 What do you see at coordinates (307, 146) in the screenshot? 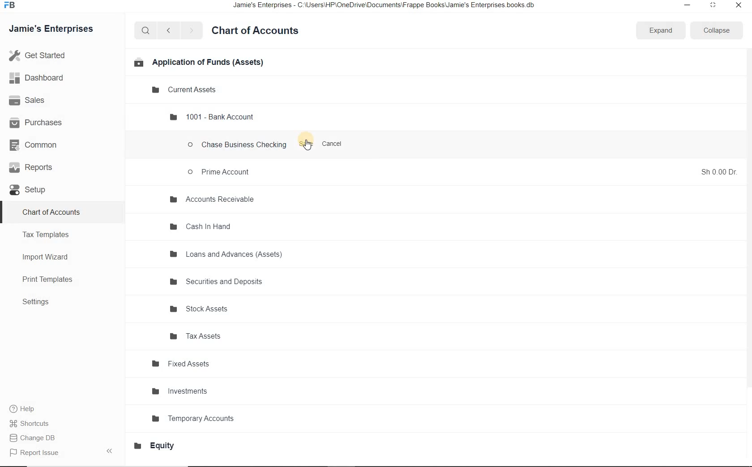
I see `cursor` at bounding box center [307, 146].